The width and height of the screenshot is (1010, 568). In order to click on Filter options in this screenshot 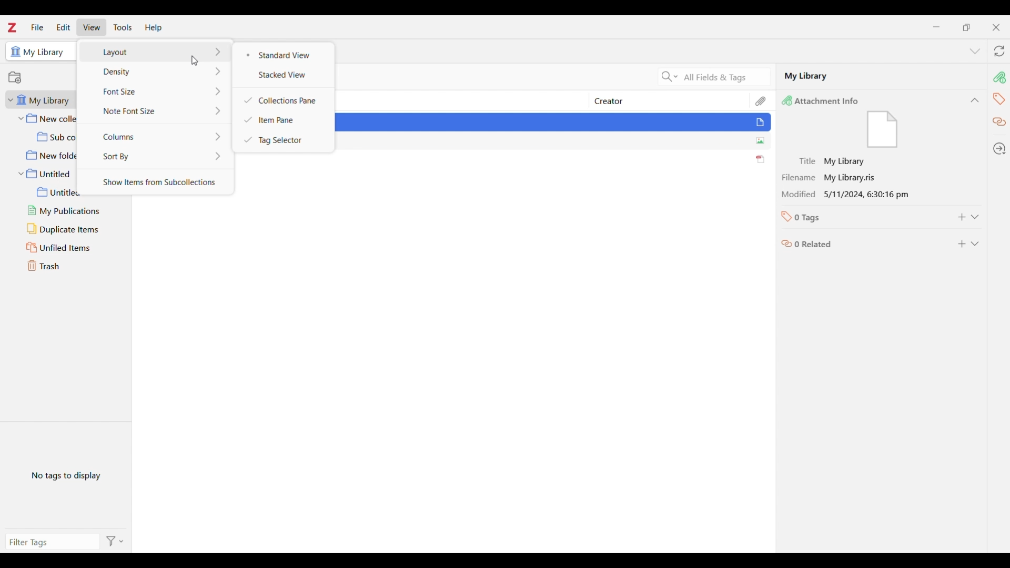, I will do `click(114, 541)`.